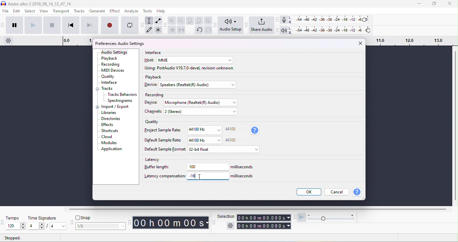  I want to click on Default sample rate:, so click(163, 140).